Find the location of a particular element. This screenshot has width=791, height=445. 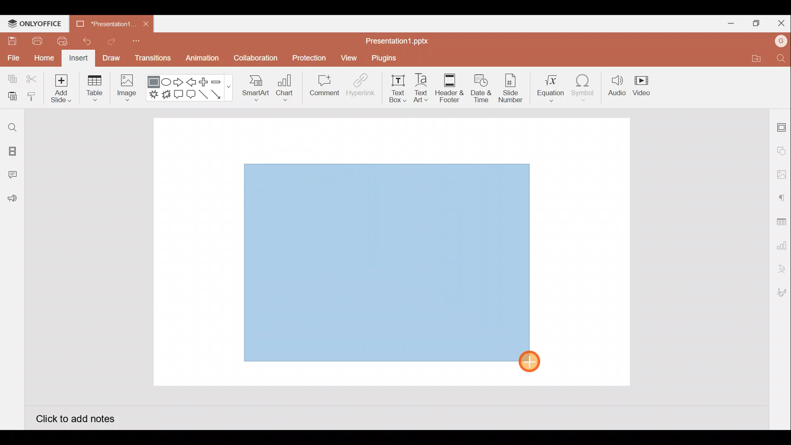

Equation is located at coordinates (552, 85).